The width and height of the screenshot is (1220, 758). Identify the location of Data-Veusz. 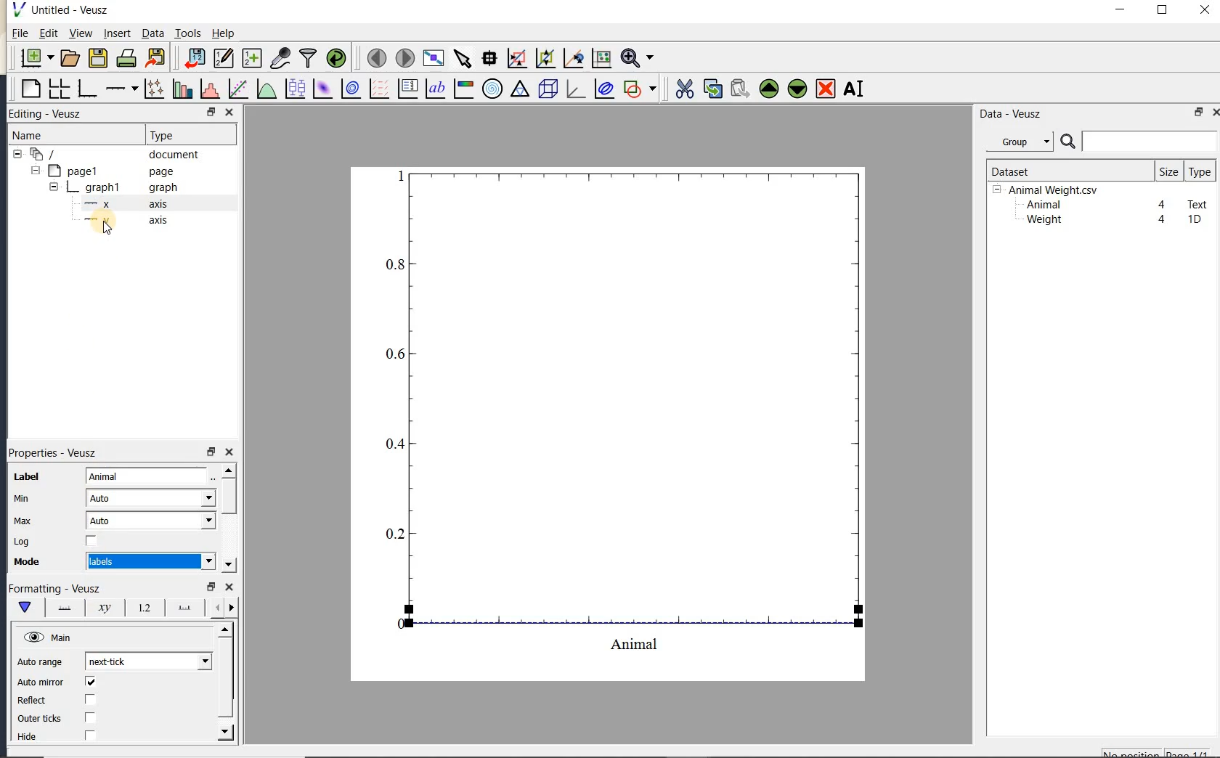
(1011, 114).